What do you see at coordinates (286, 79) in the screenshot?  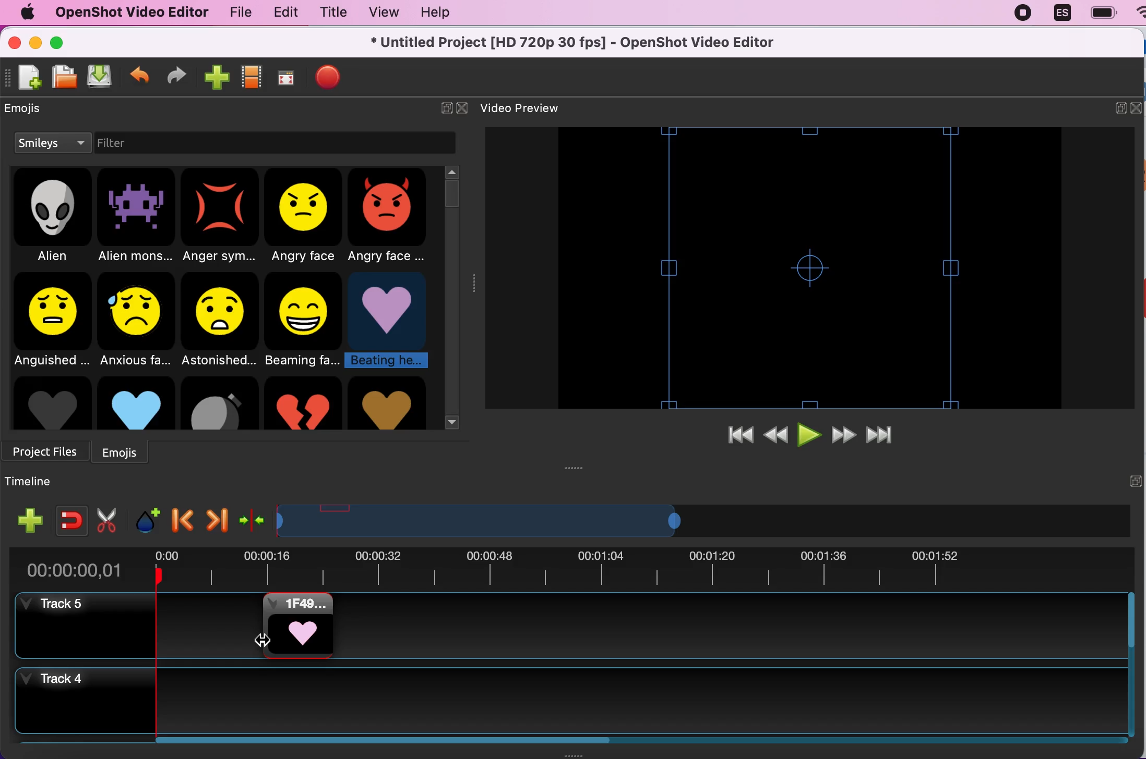 I see `full screen` at bounding box center [286, 79].